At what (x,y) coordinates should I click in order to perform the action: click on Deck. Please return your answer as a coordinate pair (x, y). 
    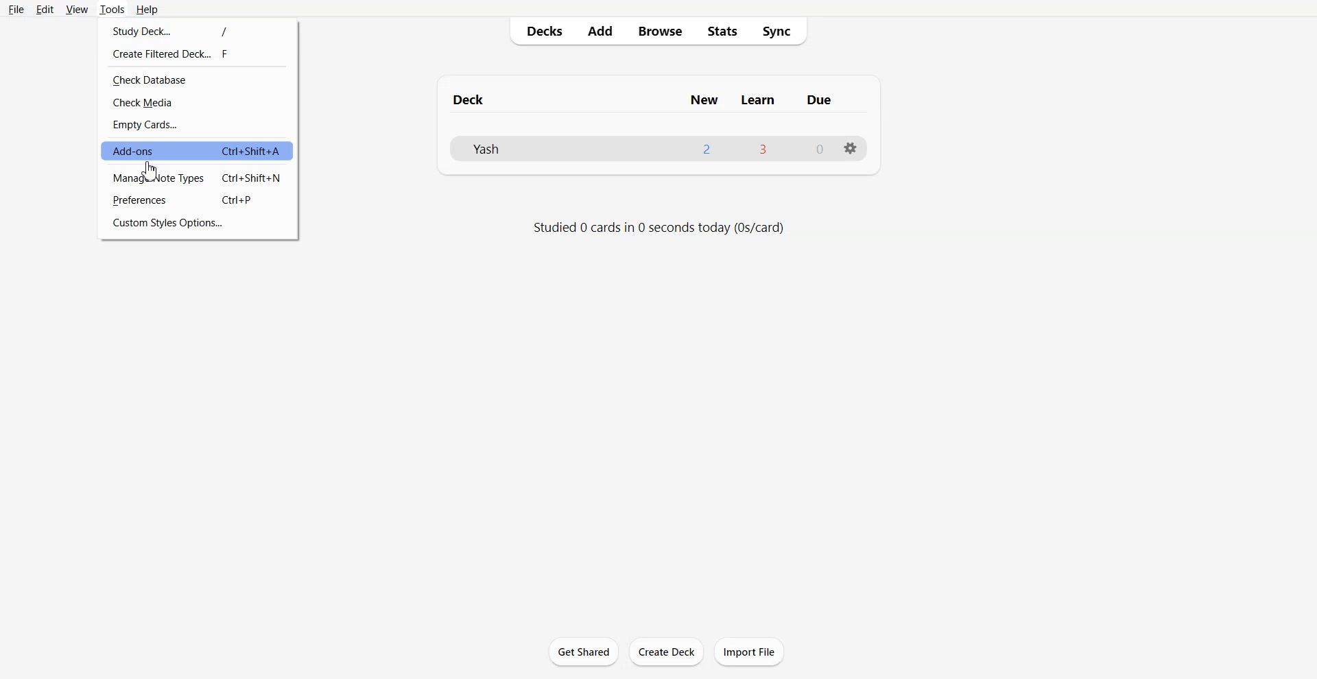
    Looking at the image, I should click on (471, 99).